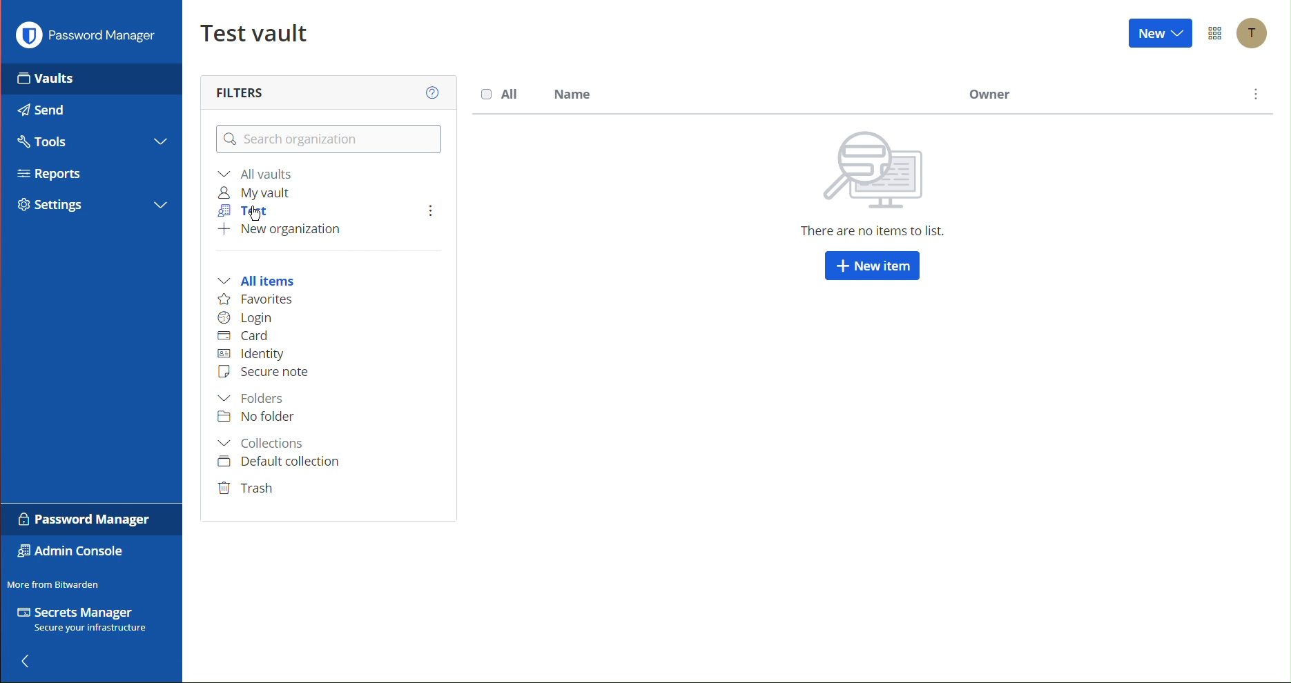 This screenshot has width=1291, height=683. I want to click on Help, so click(432, 94).